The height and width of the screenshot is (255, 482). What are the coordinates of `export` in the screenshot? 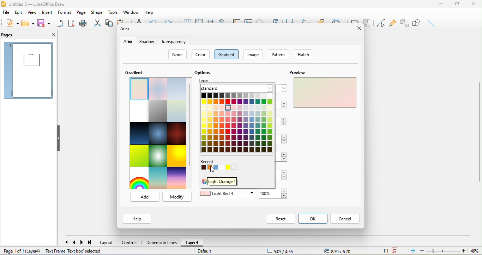 It's located at (60, 23).